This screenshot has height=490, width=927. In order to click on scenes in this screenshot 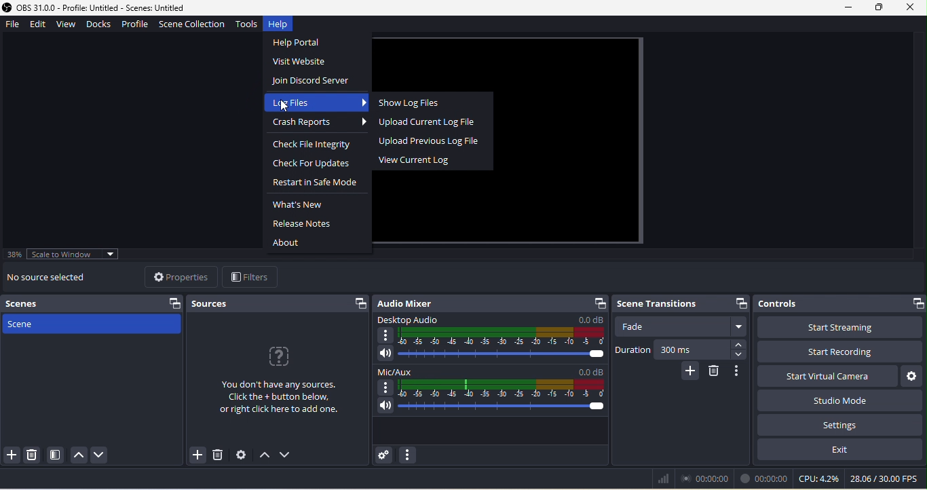, I will do `click(95, 303)`.